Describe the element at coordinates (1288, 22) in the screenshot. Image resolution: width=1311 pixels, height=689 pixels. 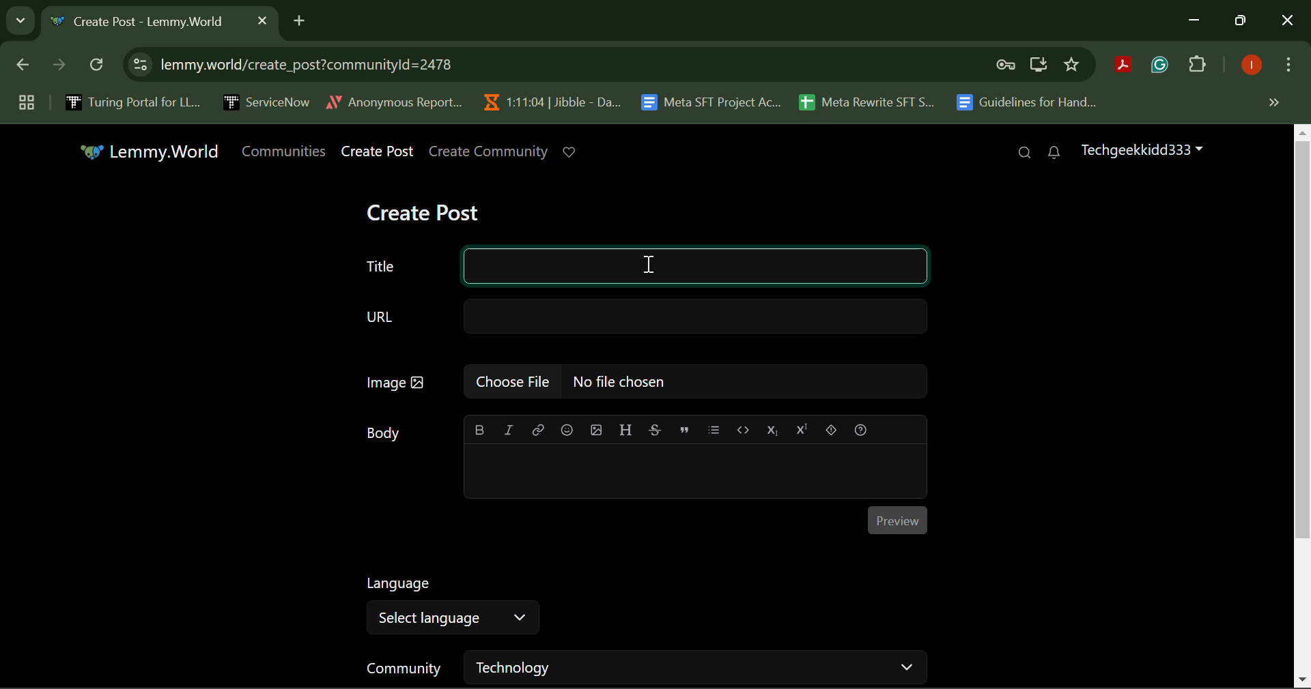
I see `Close Window` at that location.